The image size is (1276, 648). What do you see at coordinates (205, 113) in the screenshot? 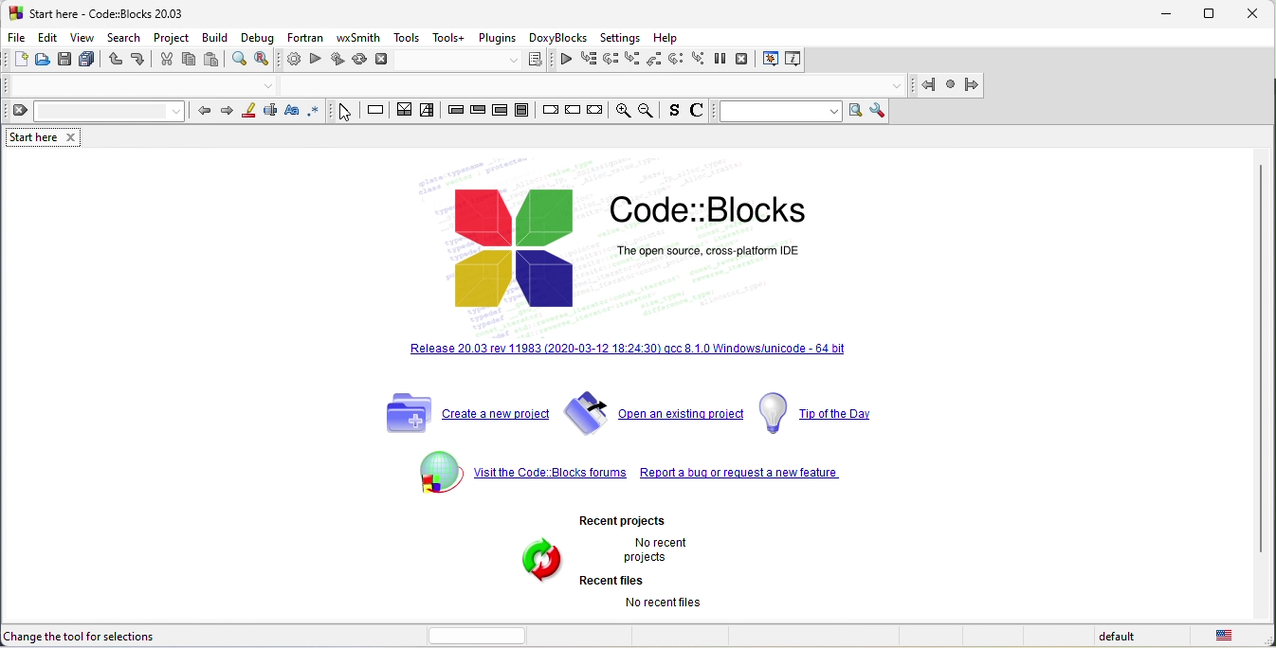
I see `prev` at bounding box center [205, 113].